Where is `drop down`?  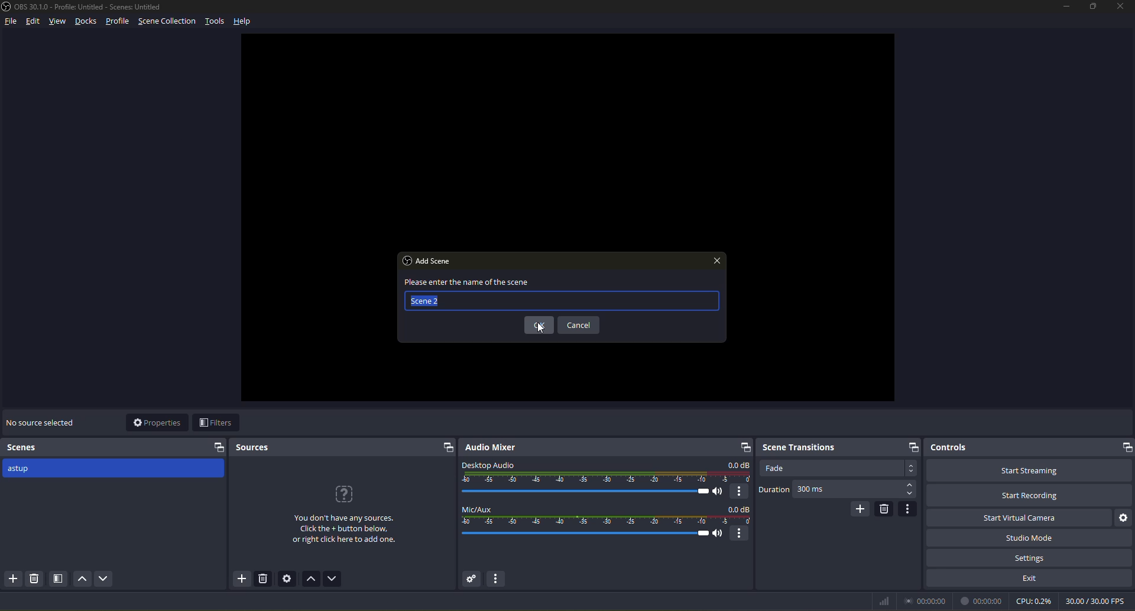
drop down is located at coordinates (910, 469).